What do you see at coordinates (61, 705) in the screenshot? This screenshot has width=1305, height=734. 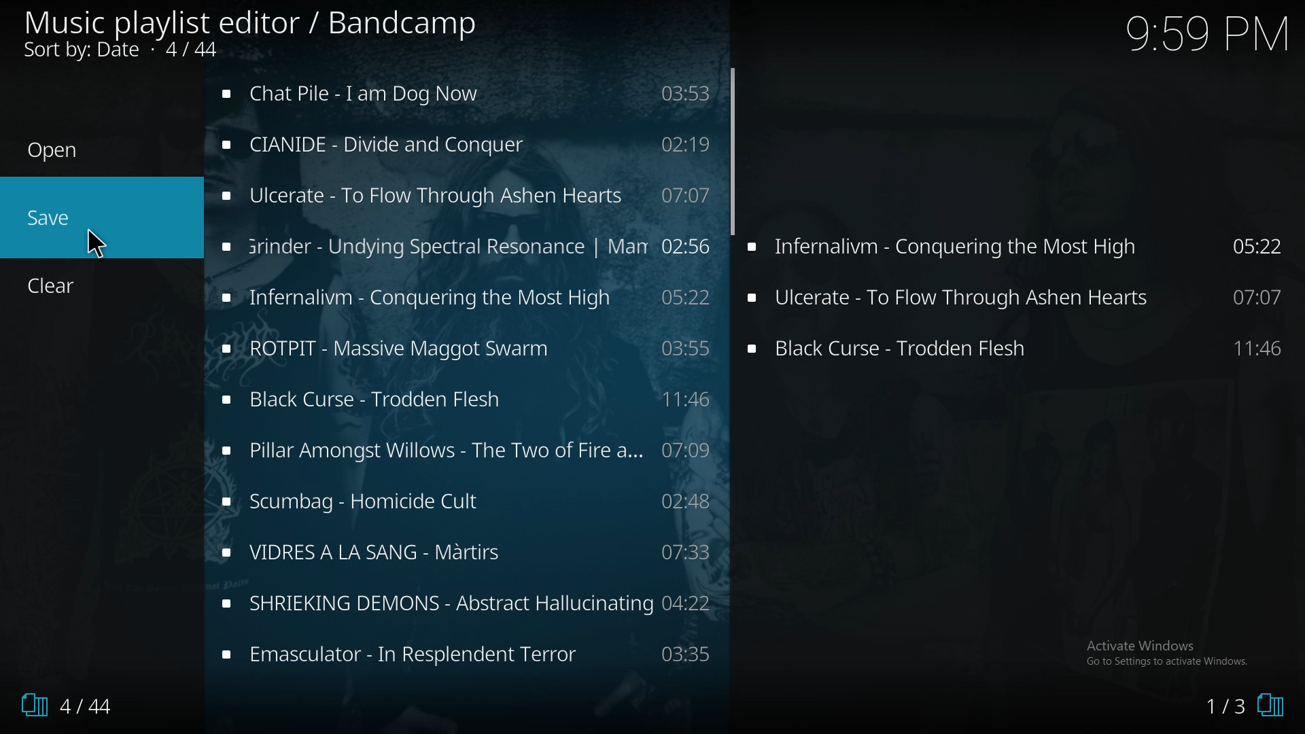 I see `7/44` at bounding box center [61, 705].